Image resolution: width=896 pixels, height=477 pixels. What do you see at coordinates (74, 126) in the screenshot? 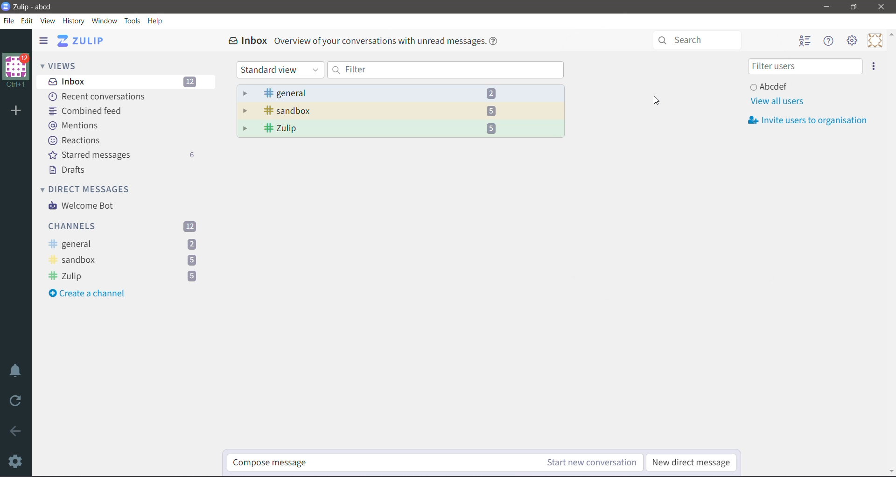
I see `Mentions` at bounding box center [74, 126].